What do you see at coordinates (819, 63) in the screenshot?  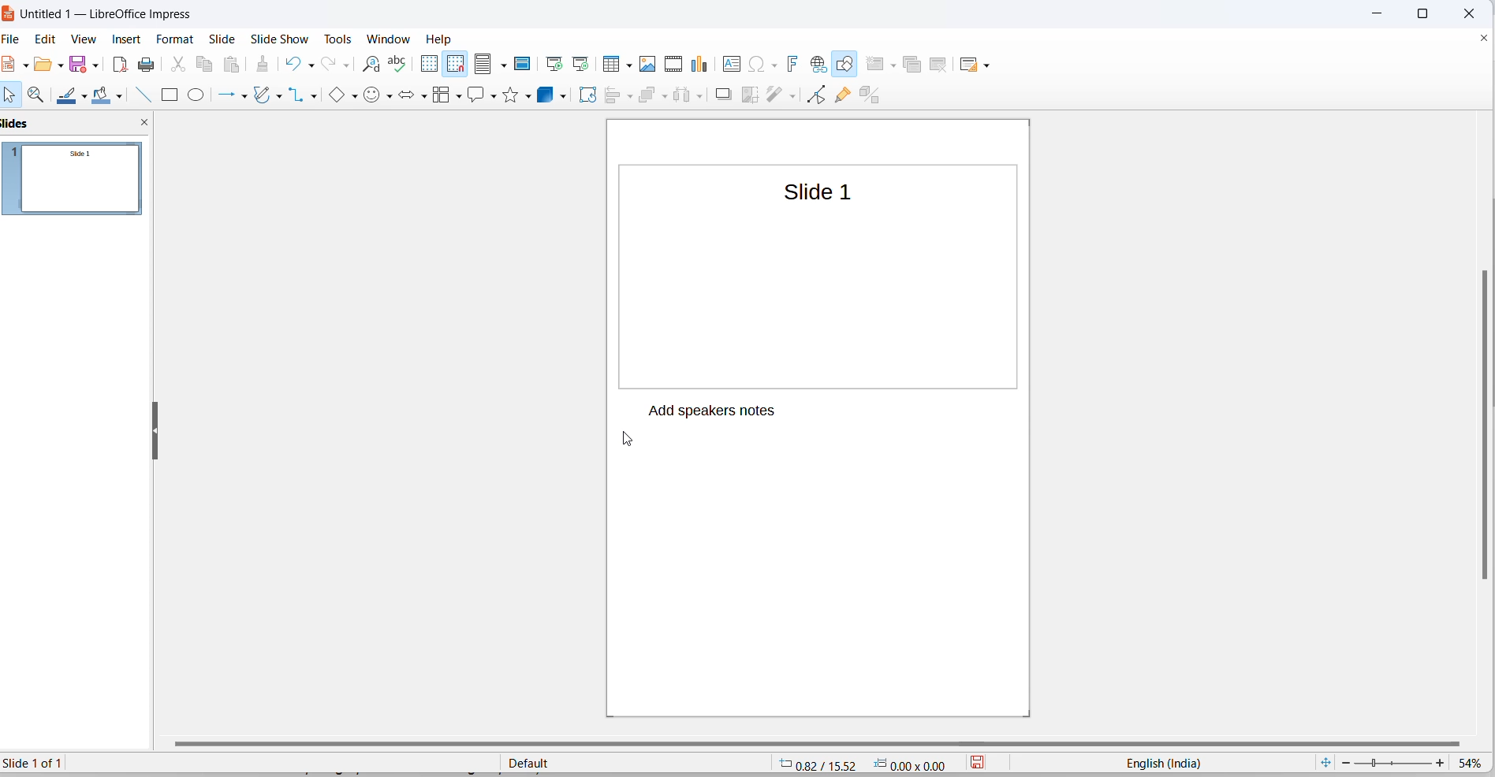 I see `insert hyperlinks` at bounding box center [819, 63].